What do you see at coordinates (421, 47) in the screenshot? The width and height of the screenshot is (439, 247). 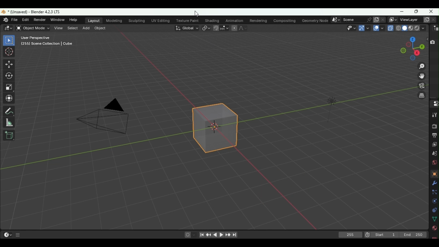 I see `Rotate the view` at bounding box center [421, 47].